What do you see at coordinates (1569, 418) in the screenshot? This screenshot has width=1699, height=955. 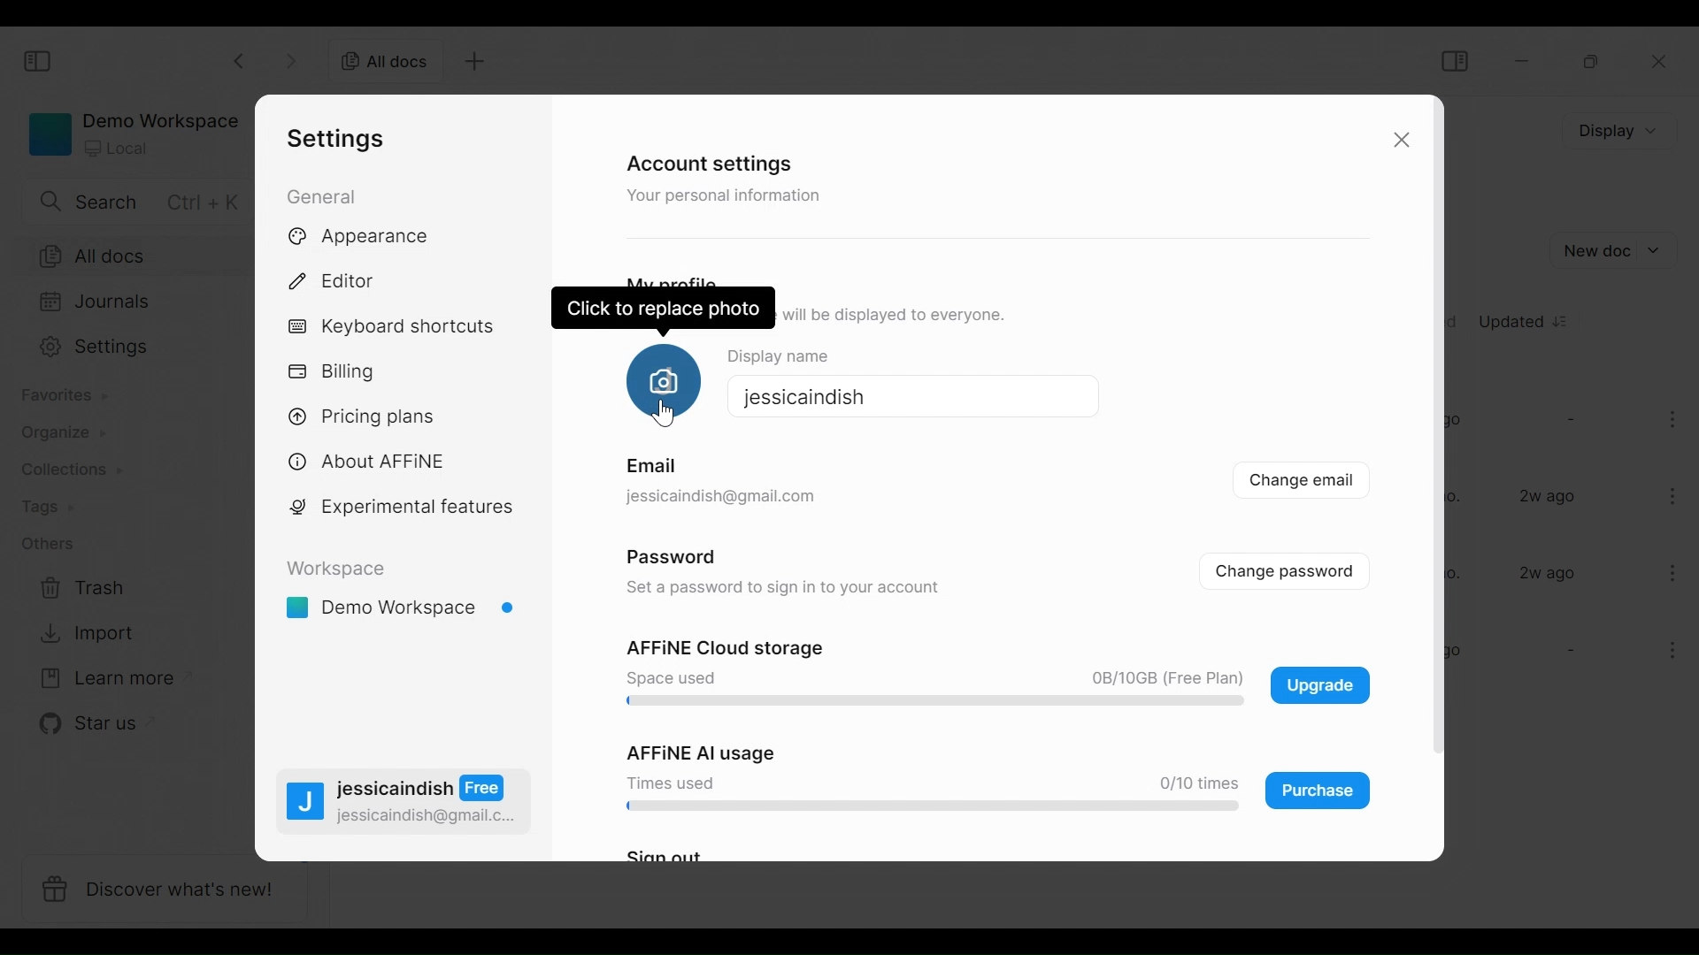 I see `-` at bounding box center [1569, 418].